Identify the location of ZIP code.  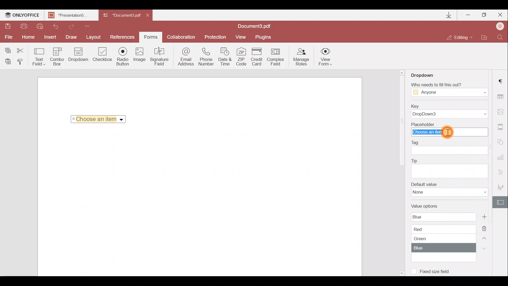
(242, 56).